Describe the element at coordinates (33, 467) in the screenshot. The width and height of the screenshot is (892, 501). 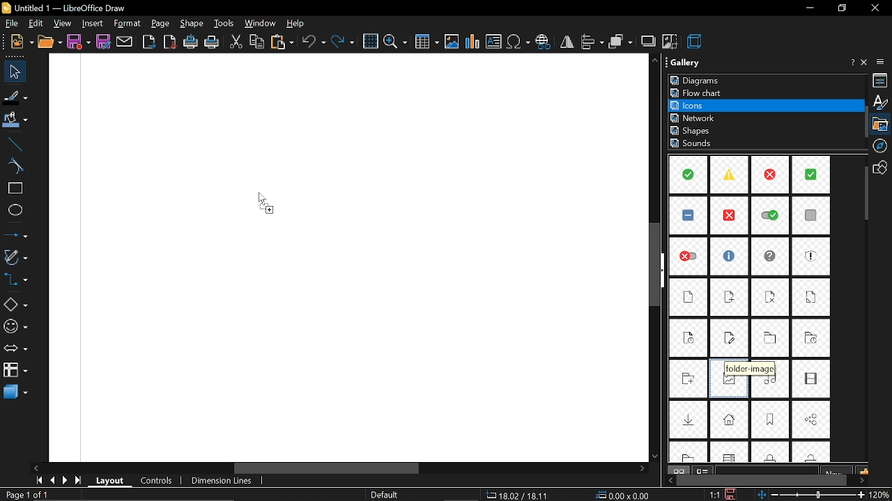
I see `scroll left` at that location.